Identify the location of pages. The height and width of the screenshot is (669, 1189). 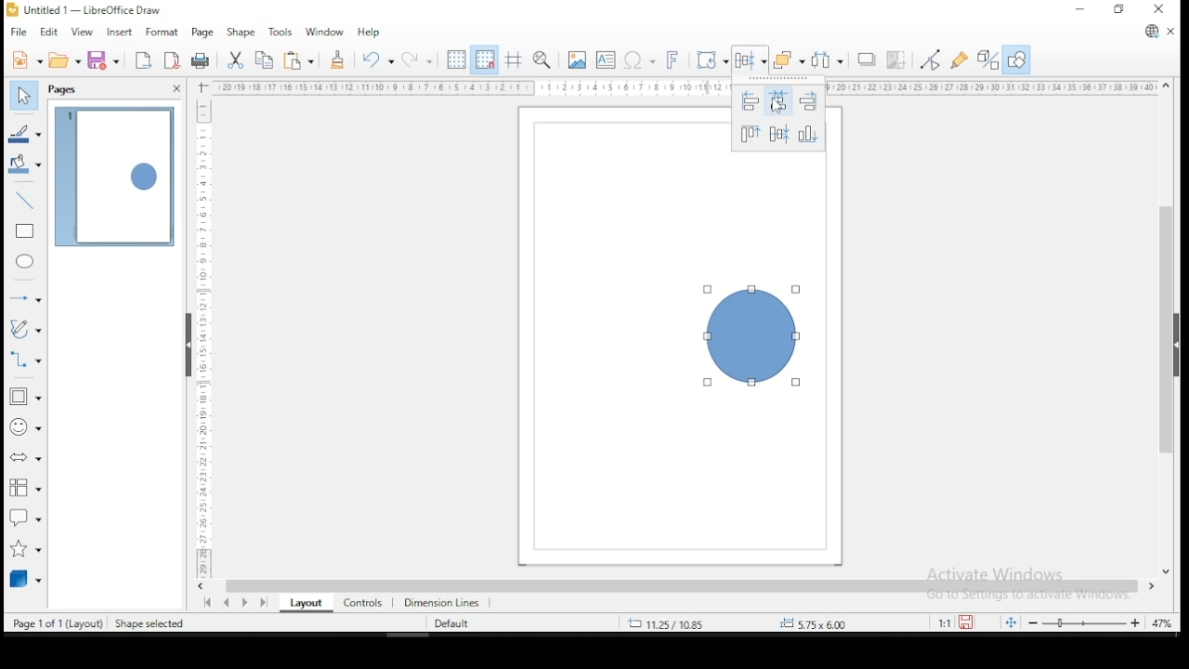
(65, 90).